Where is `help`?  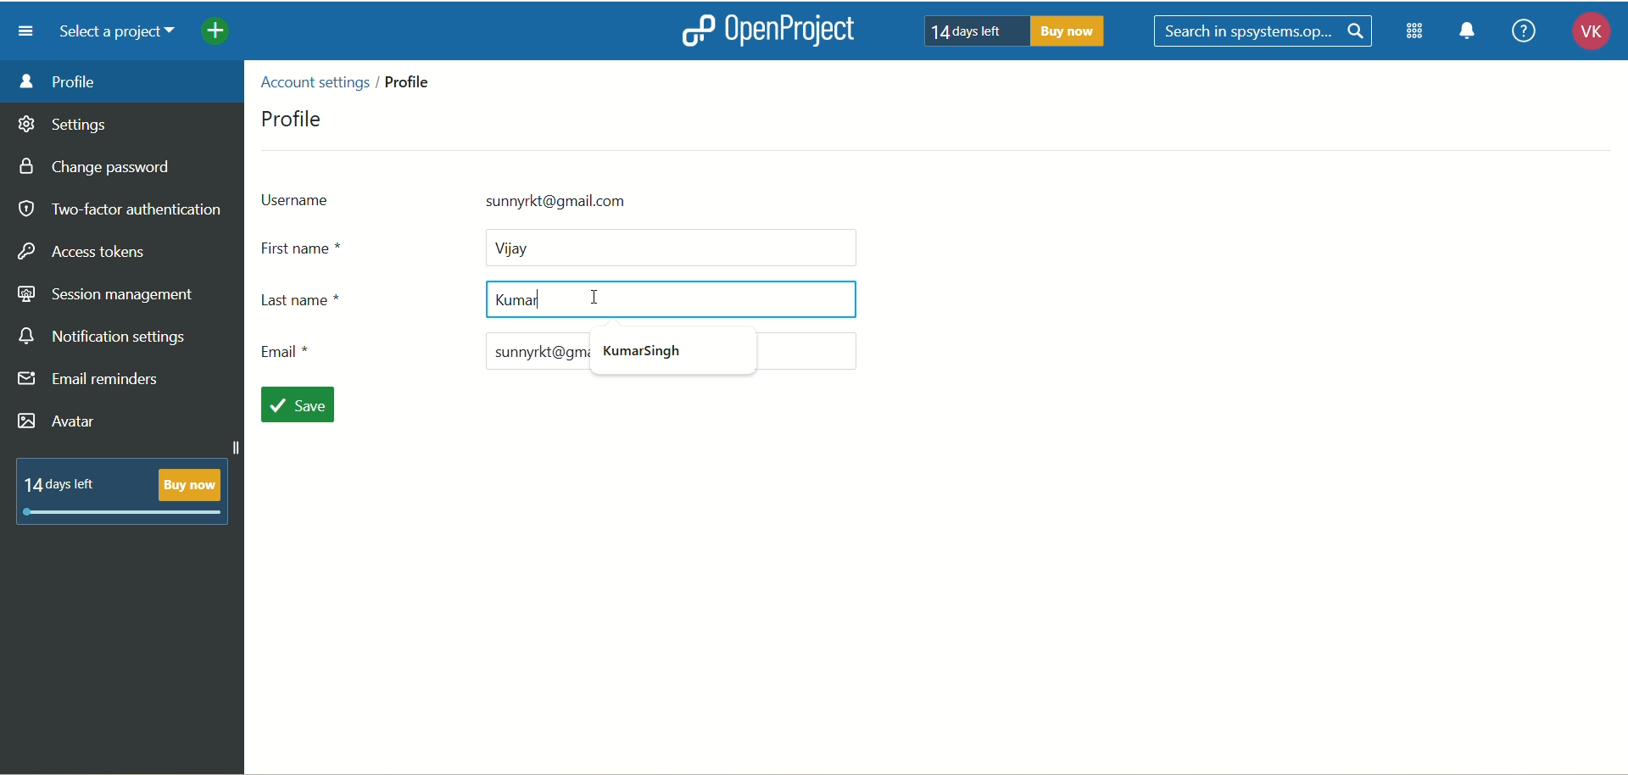 help is located at coordinates (1523, 30).